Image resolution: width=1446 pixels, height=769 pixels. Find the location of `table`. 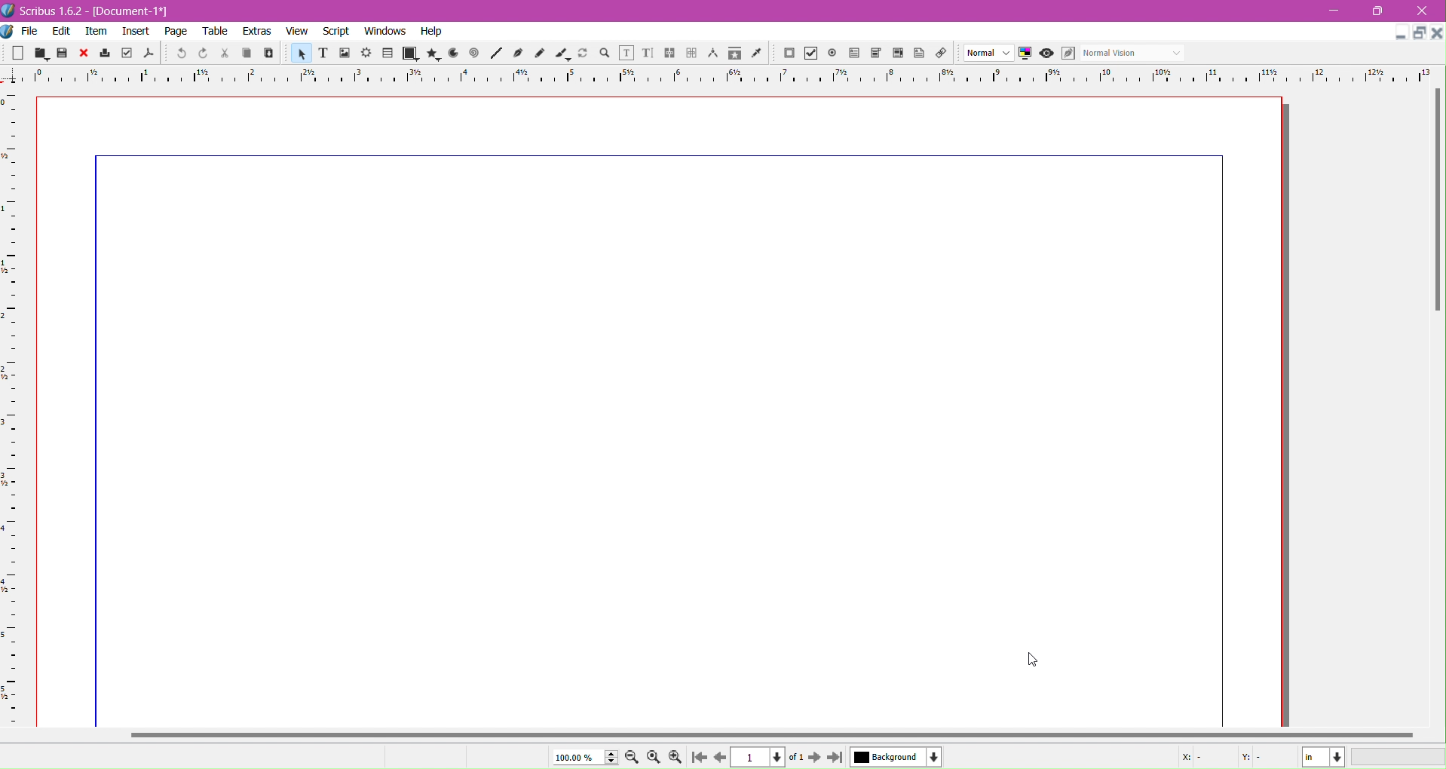

table is located at coordinates (388, 54).